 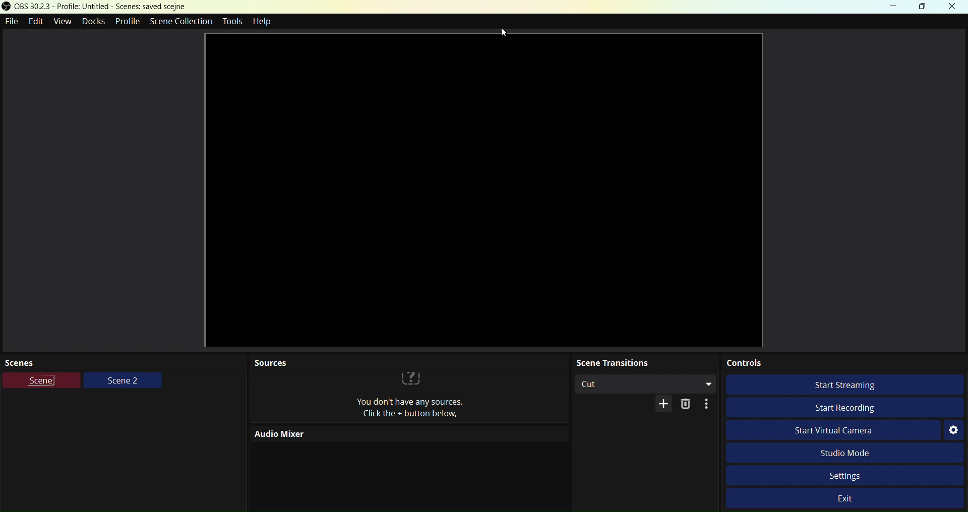 I want to click on Help, so click(x=265, y=21).